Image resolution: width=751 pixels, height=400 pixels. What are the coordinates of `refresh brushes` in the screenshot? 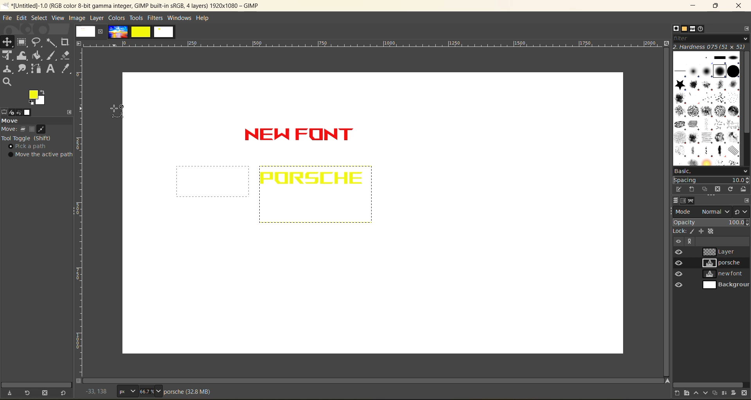 It's located at (729, 189).